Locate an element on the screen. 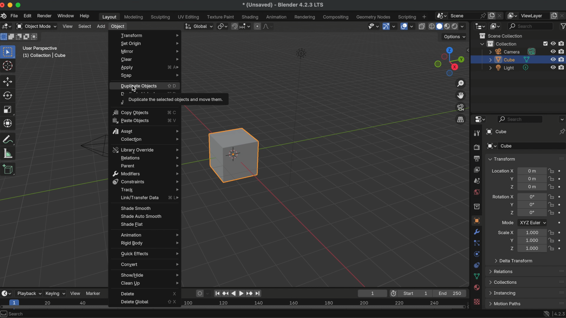  parent is located at coordinates (149, 165).